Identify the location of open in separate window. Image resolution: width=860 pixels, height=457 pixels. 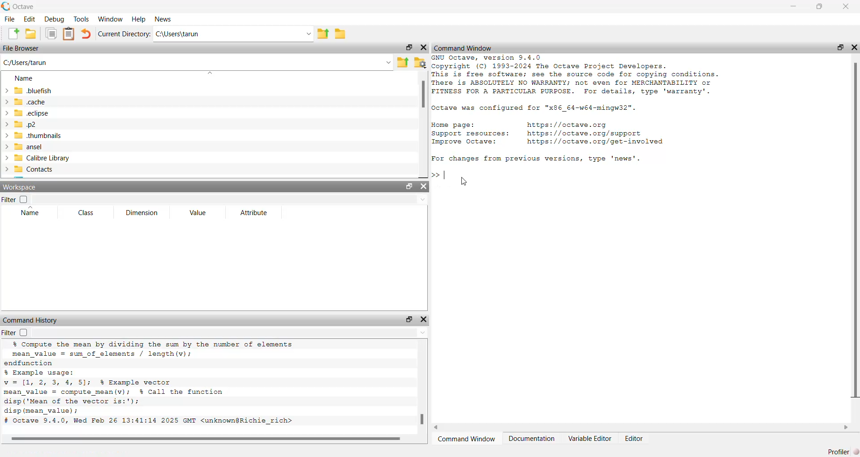
(841, 47).